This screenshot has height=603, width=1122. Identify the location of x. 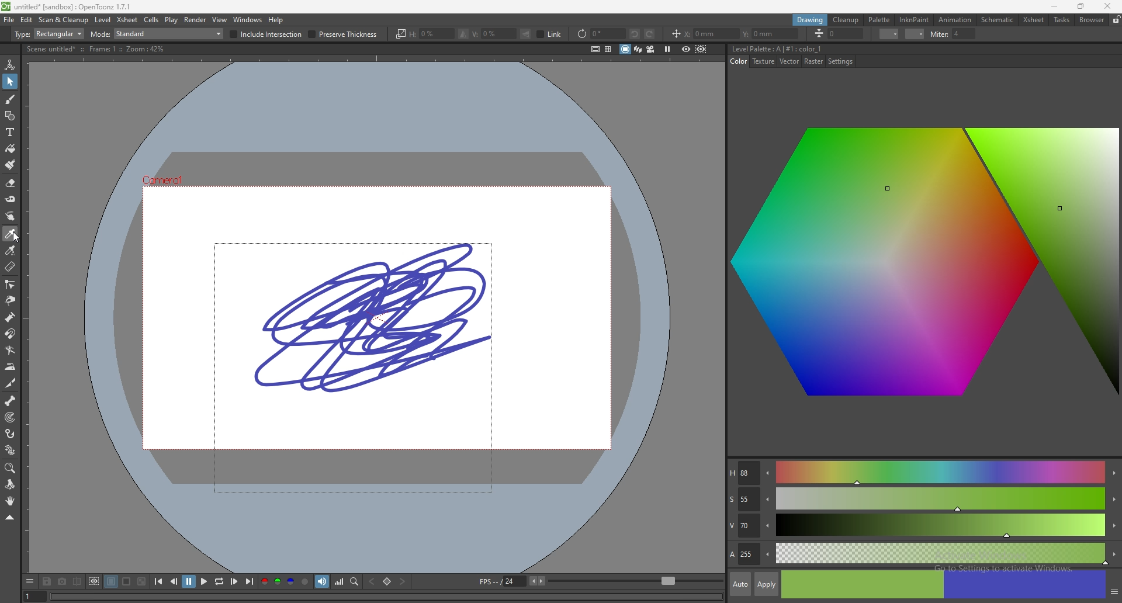
(713, 34).